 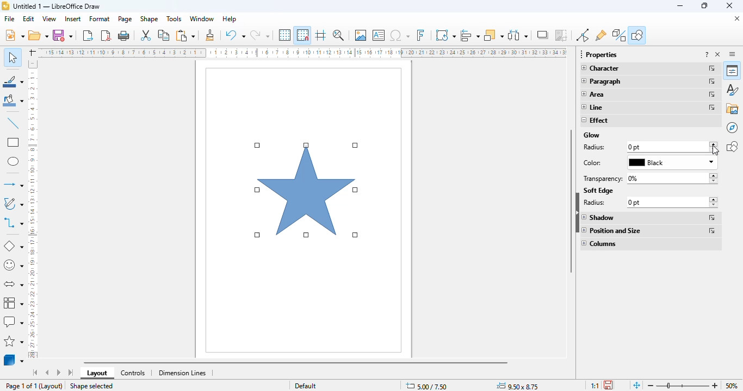 I want to click on o pt, so click(x=654, y=147).